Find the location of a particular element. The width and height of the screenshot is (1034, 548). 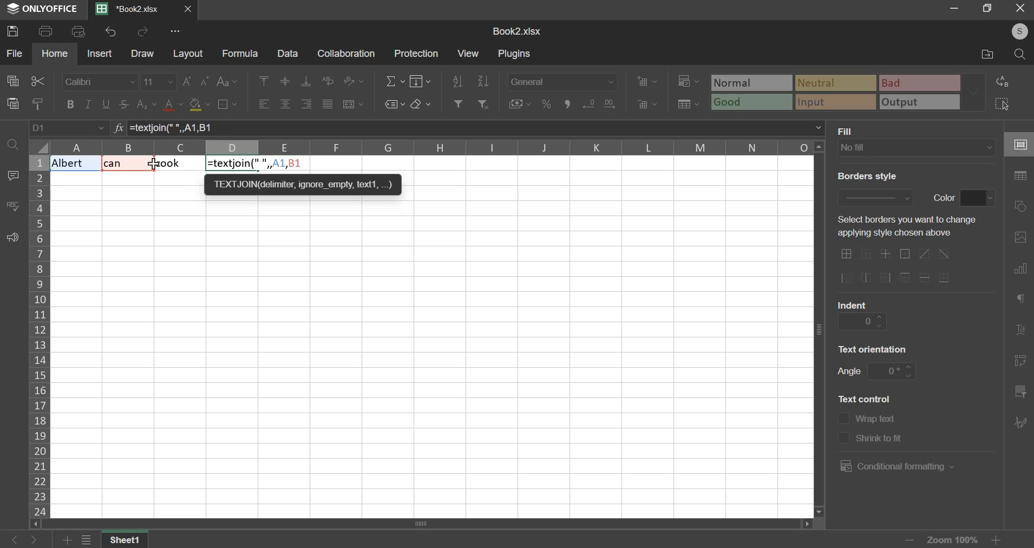

cell is located at coordinates (1019, 145).